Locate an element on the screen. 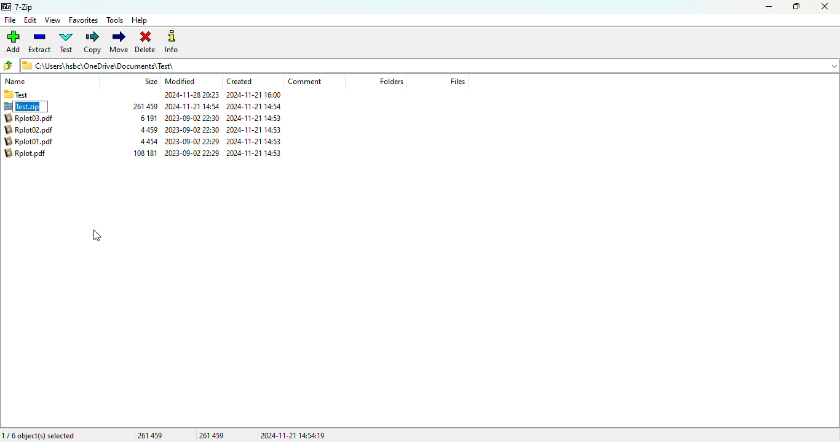 The image size is (840, 442). comment is located at coordinates (305, 82).